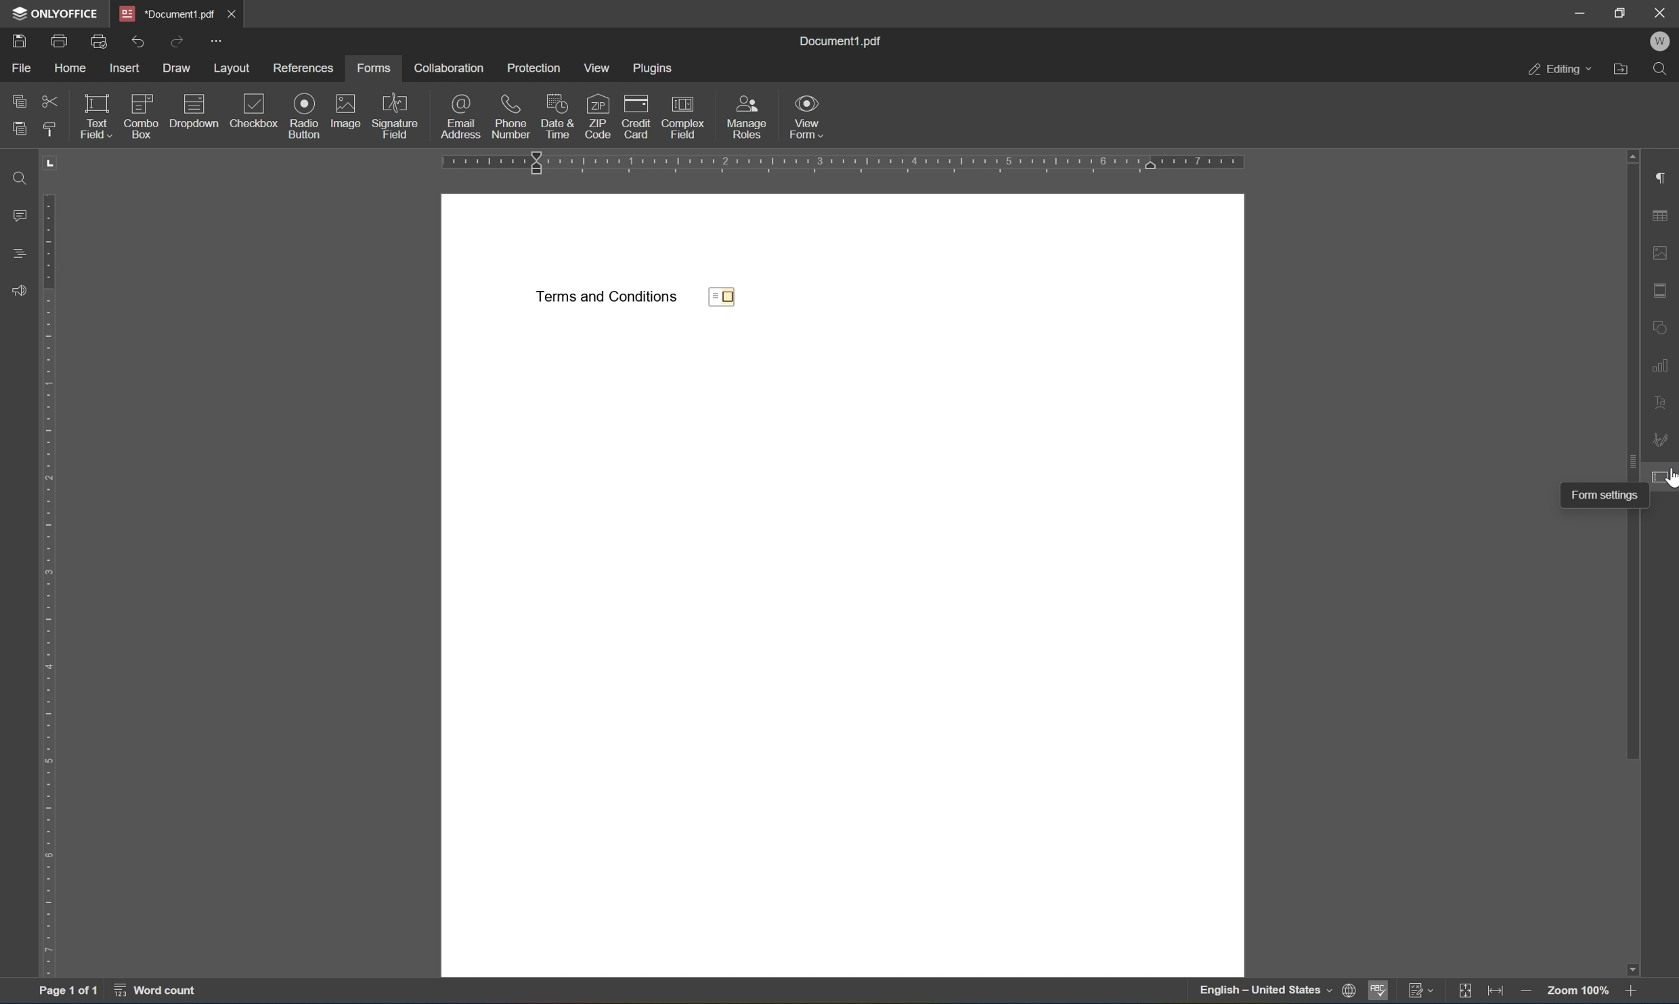 The height and width of the screenshot is (1004, 1679). What do you see at coordinates (194, 110) in the screenshot?
I see `dropdown` at bounding box center [194, 110].